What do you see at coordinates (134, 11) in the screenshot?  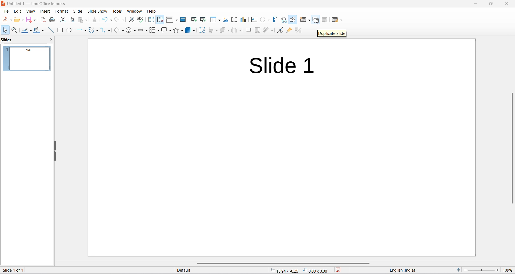 I see `window` at bounding box center [134, 11].